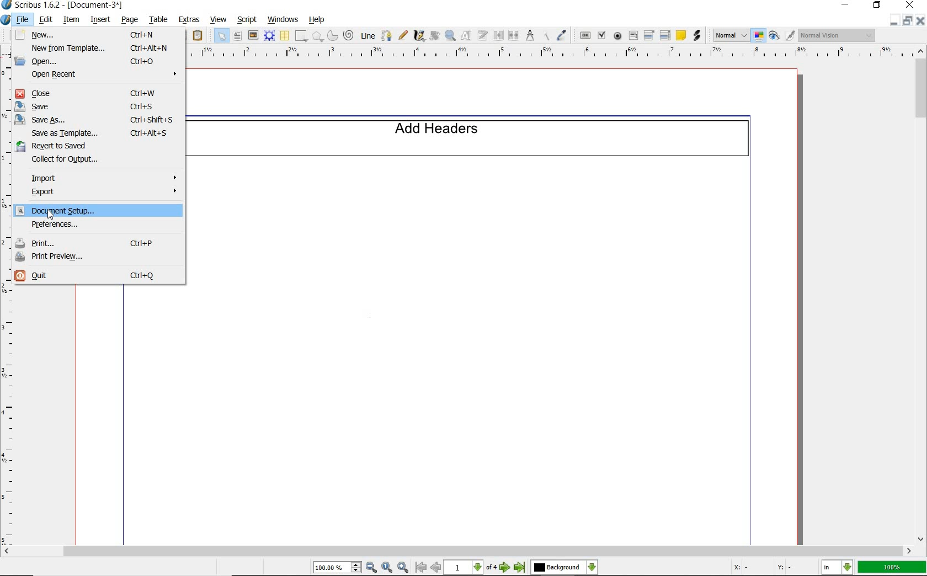 The width and height of the screenshot is (927, 576). What do you see at coordinates (895, 20) in the screenshot?
I see `minimize` at bounding box center [895, 20].